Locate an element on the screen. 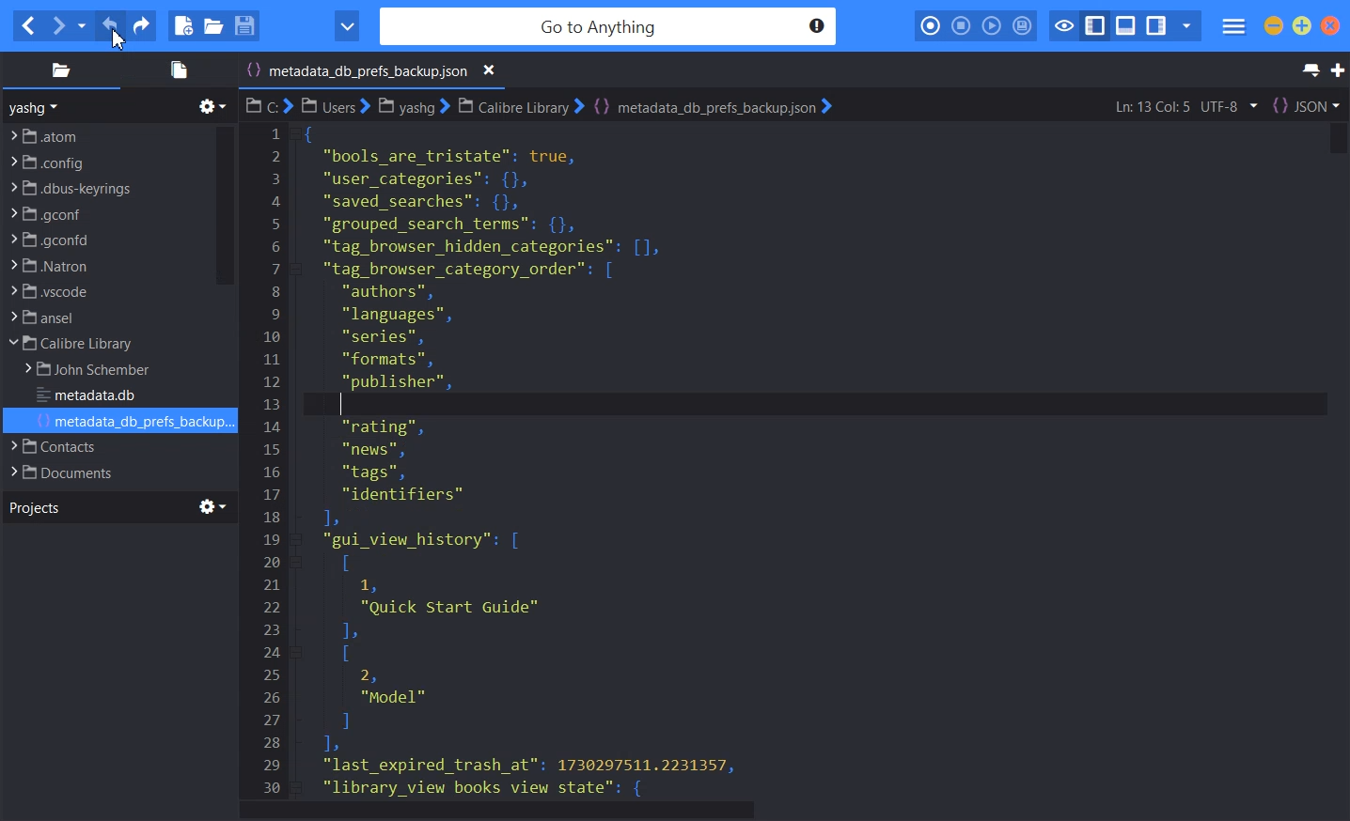 This screenshot has height=821, width=1350. Save file is located at coordinates (243, 25).